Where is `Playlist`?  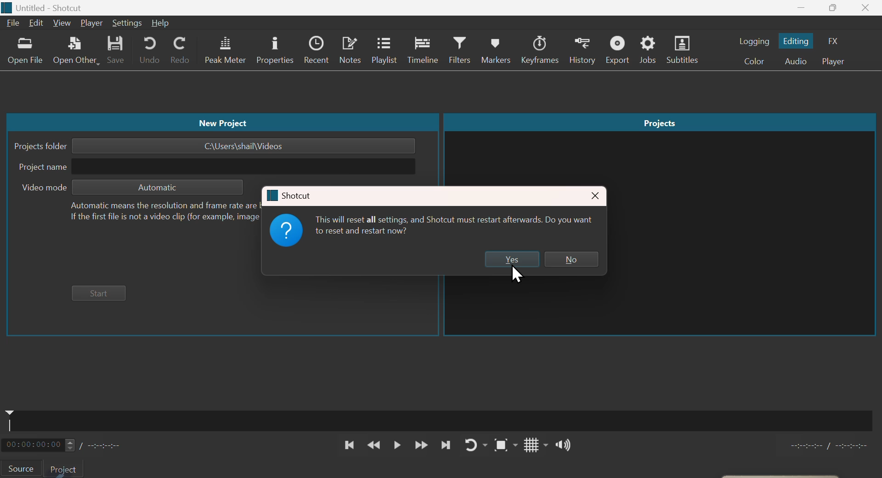
Playlist is located at coordinates (384, 51).